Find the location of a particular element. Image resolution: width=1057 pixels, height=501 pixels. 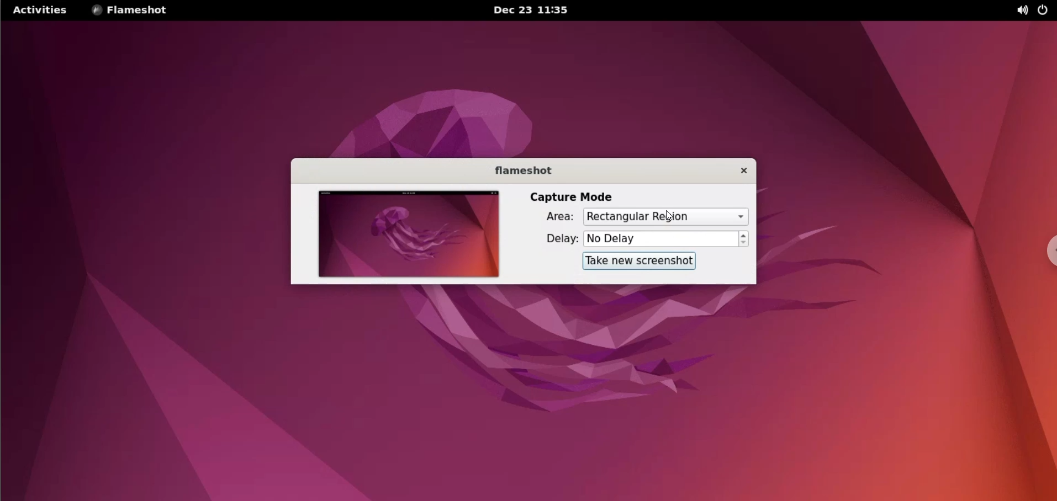

take new screenshot is located at coordinates (641, 260).